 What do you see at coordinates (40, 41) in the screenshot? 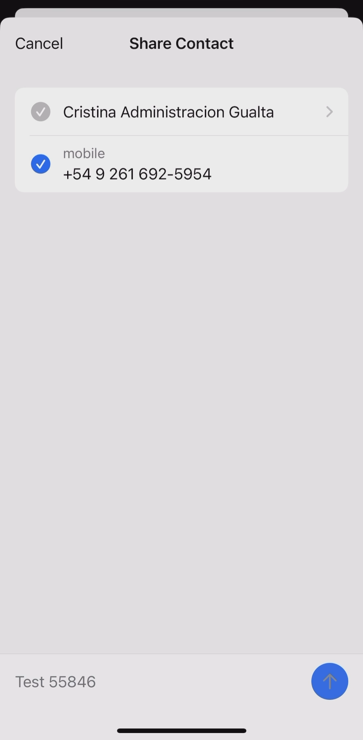
I see `cancel` at bounding box center [40, 41].